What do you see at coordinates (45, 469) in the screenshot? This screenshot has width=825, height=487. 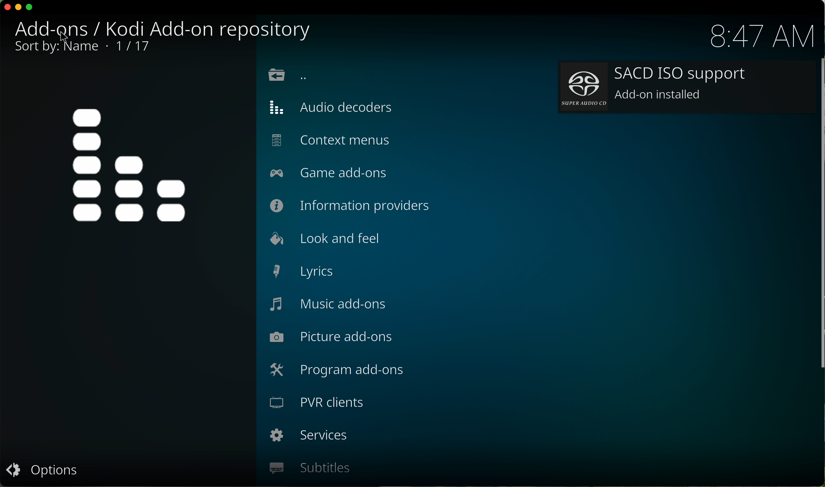 I see `options` at bounding box center [45, 469].